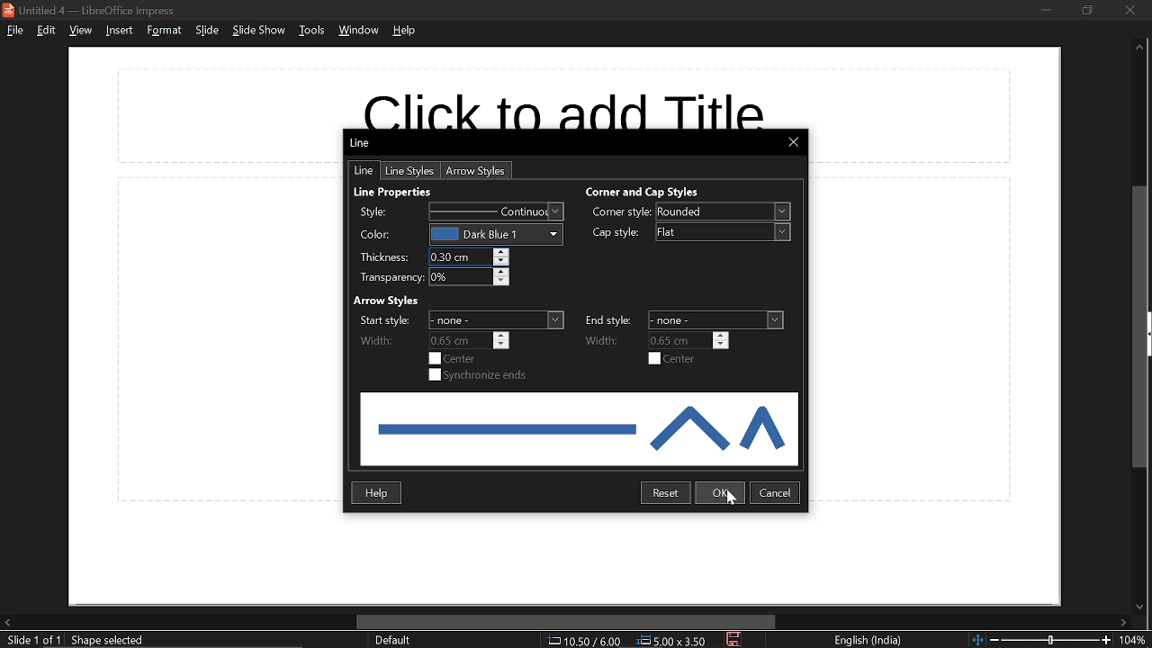 This screenshot has width=1152, height=648. Describe the element at coordinates (1142, 327) in the screenshot. I see `vertical scrollbar` at that location.